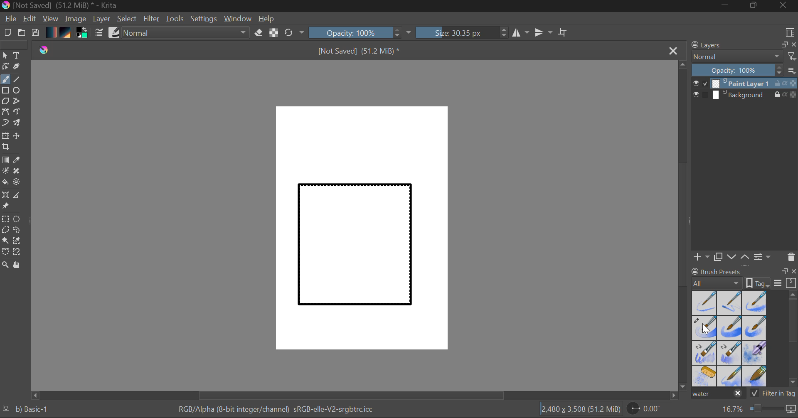  What do you see at coordinates (756, 376) in the screenshot?
I see `Water C - Wide Area` at bounding box center [756, 376].